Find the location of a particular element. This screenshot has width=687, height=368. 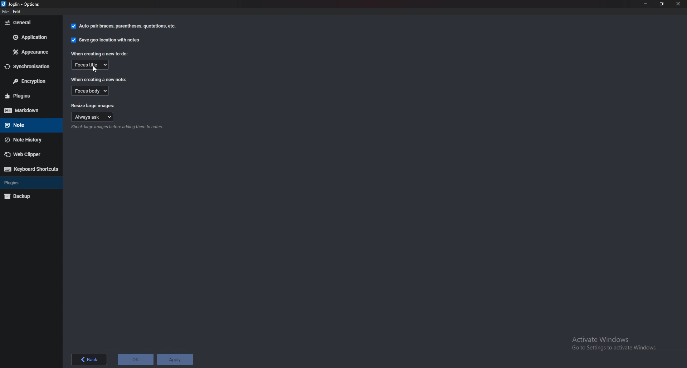

Plugins is located at coordinates (28, 96).